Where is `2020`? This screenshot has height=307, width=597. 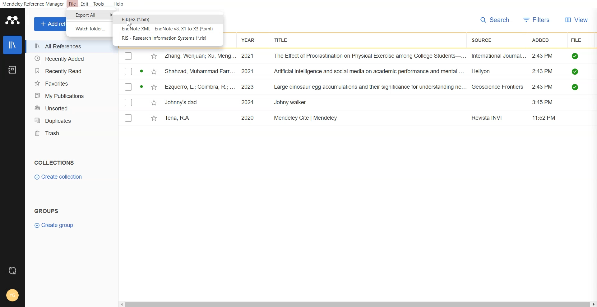
2020 is located at coordinates (248, 117).